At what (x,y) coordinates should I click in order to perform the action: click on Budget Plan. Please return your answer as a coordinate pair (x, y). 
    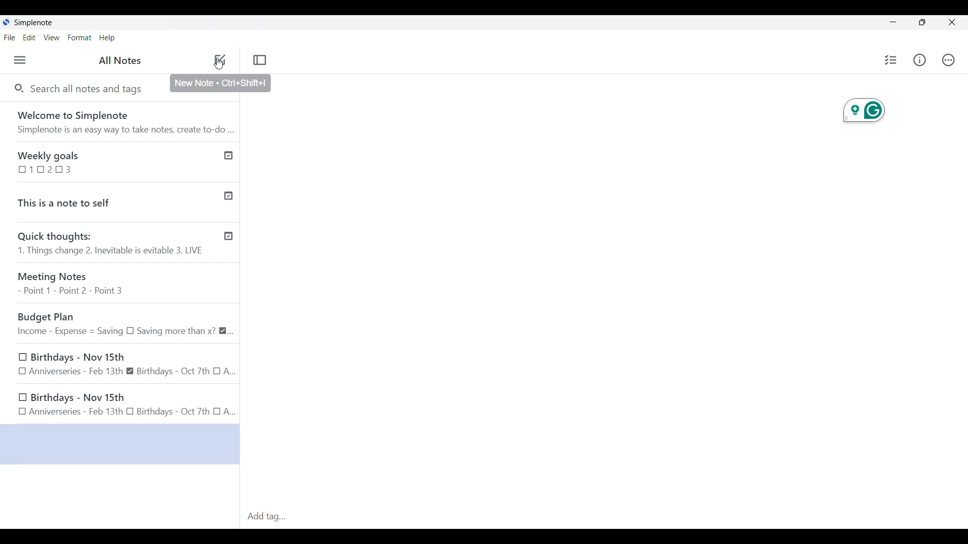
    Looking at the image, I should click on (125, 324).